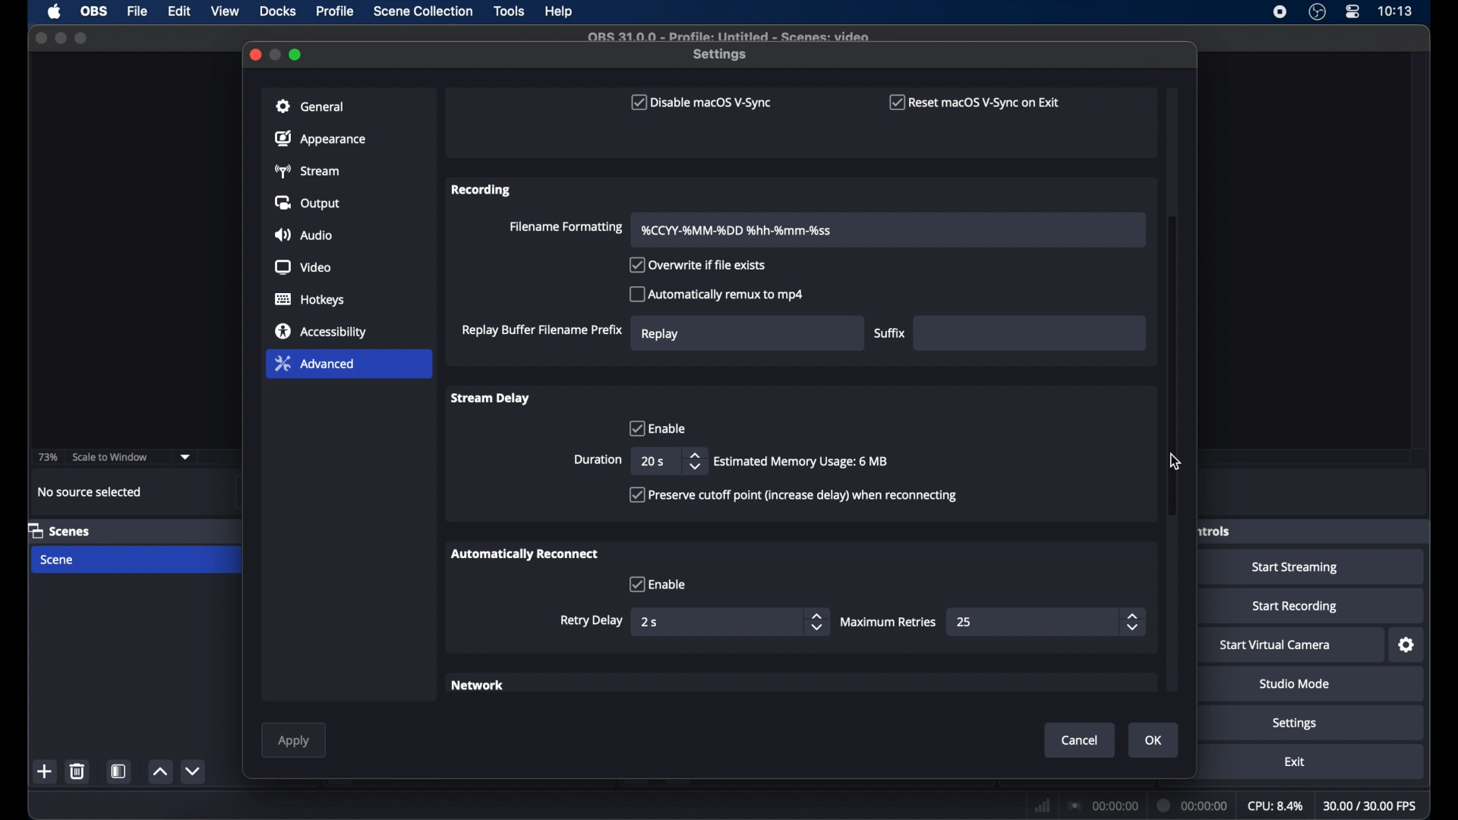 The image size is (1458, 820). What do you see at coordinates (1102, 805) in the screenshot?
I see `connection` at bounding box center [1102, 805].